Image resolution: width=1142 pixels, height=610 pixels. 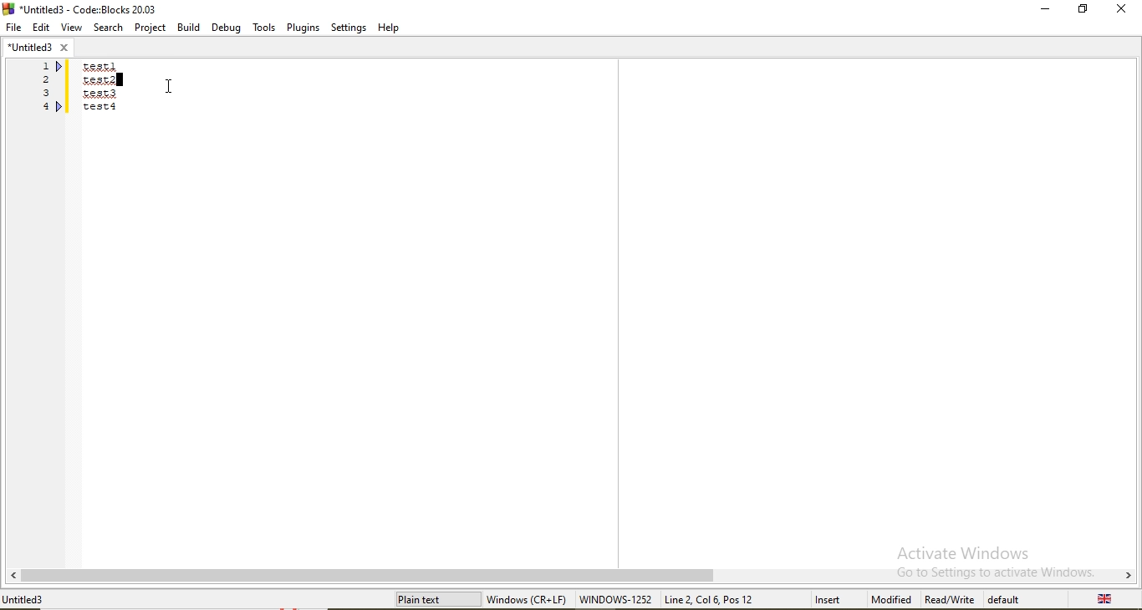 What do you see at coordinates (43, 86) in the screenshot?
I see `serial numbers 1,2,3,4` at bounding box center [43, 86].